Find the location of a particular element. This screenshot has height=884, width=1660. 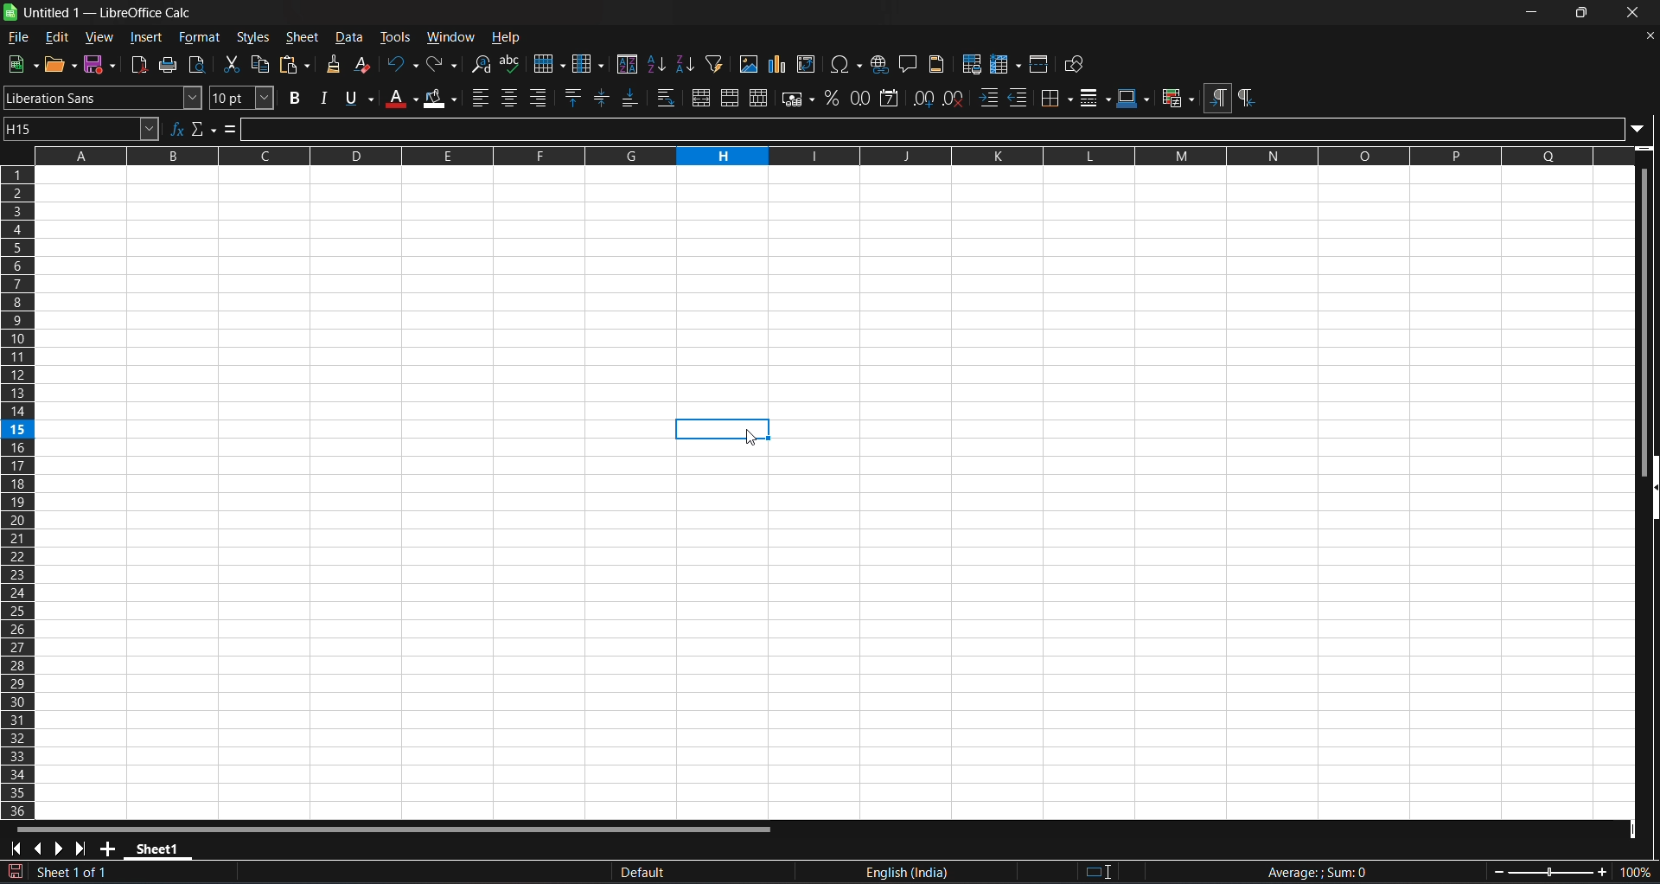

save is located at coordinates (100, 64).